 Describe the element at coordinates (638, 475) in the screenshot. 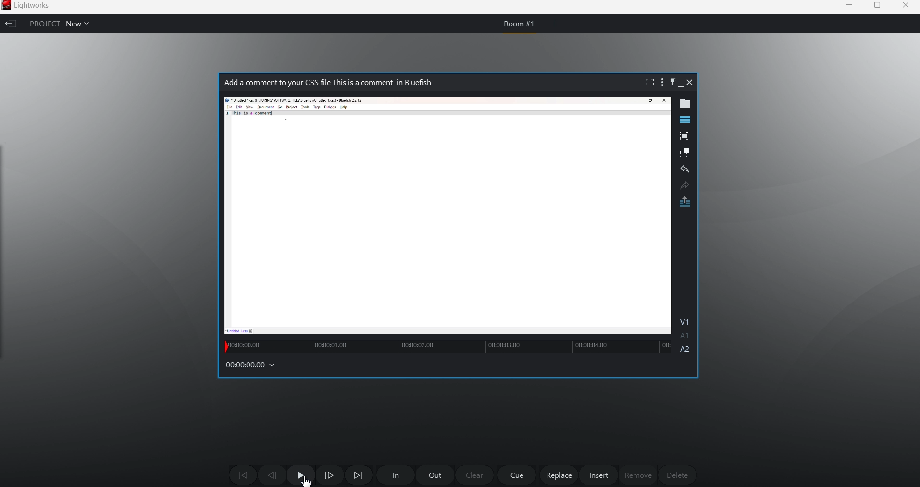

I see `remove` at that location.